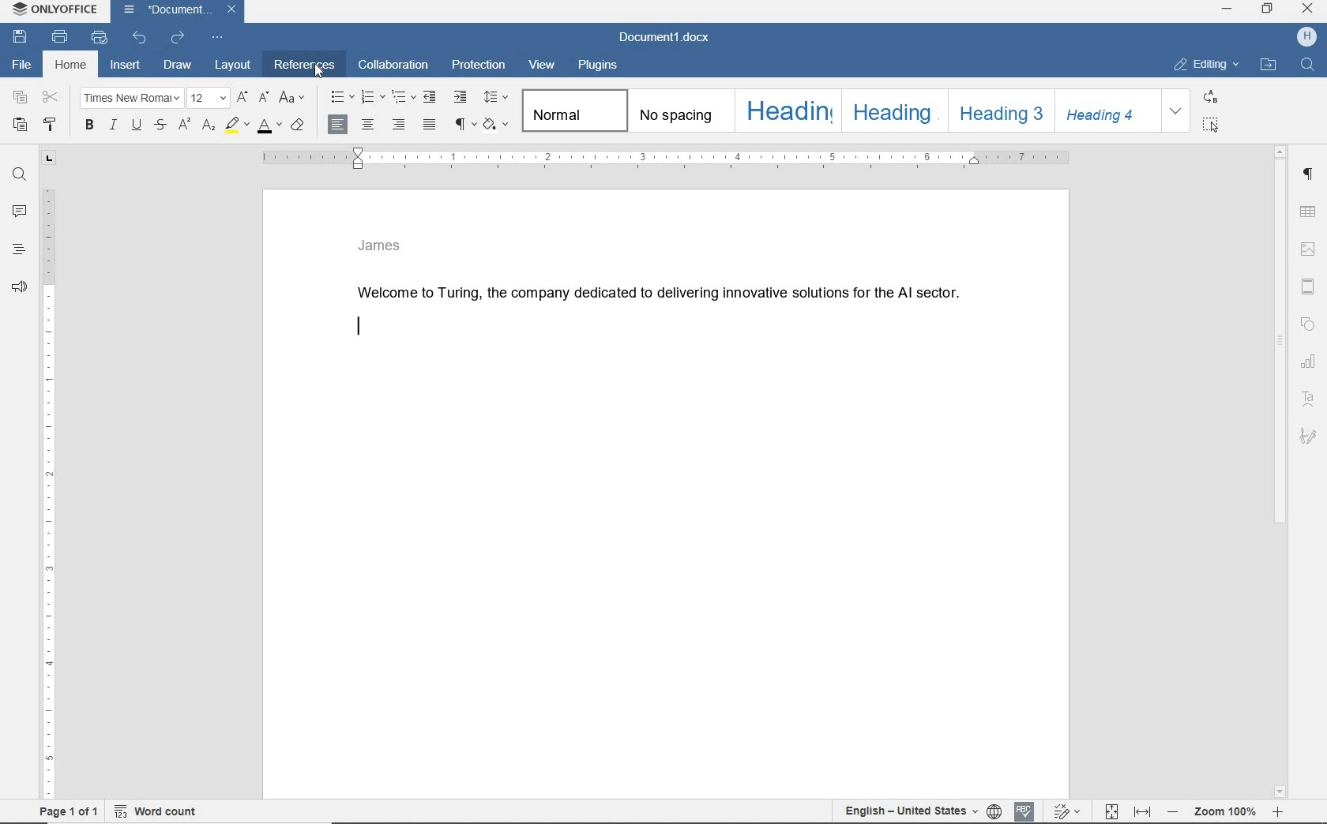 The height and width of the screenshot is (824, 1327). What do you see at coordinates (130, 99) in the screenshot?
I see `font name` at bounding box center [130, 99].